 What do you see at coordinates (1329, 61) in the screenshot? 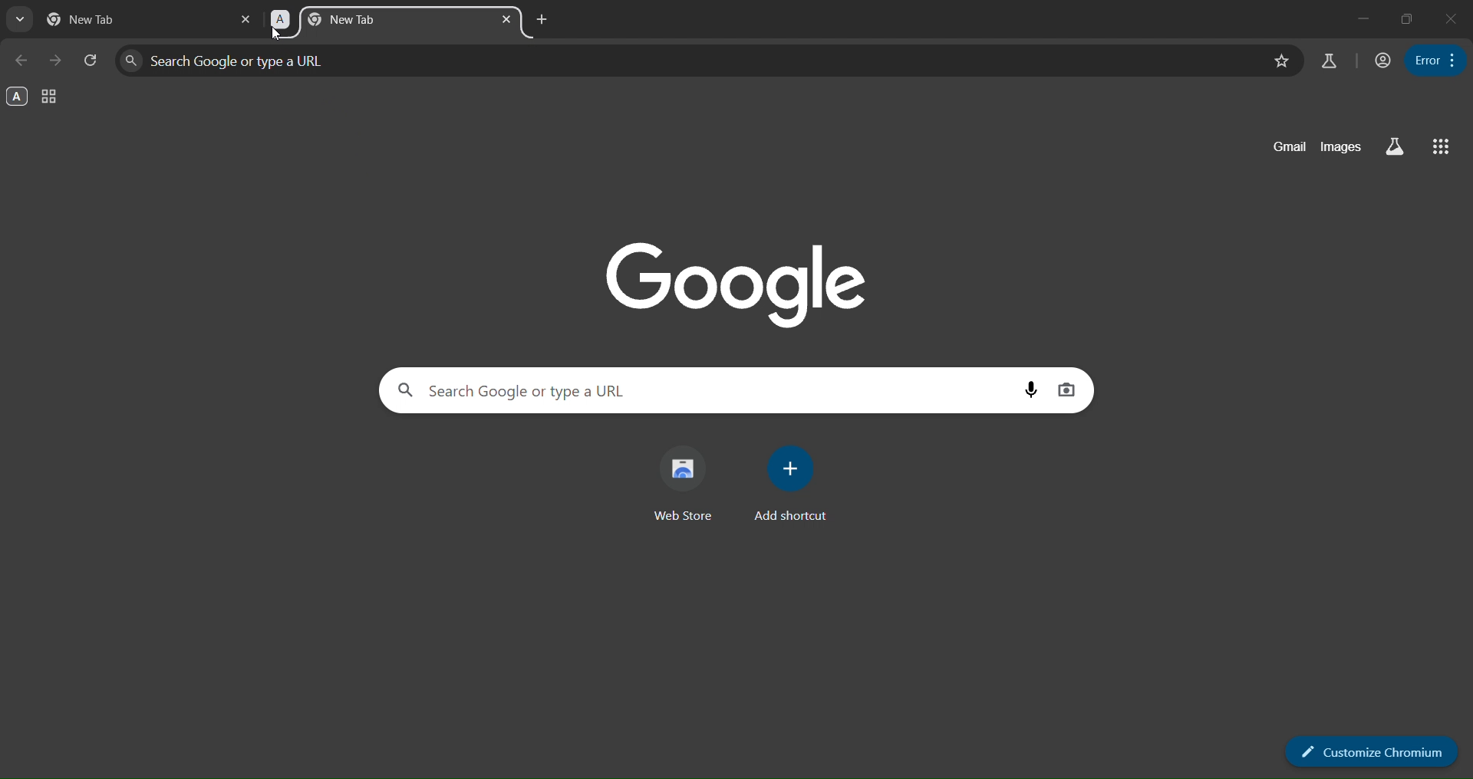
I see `search labs` at bounding box center [1329, 61].